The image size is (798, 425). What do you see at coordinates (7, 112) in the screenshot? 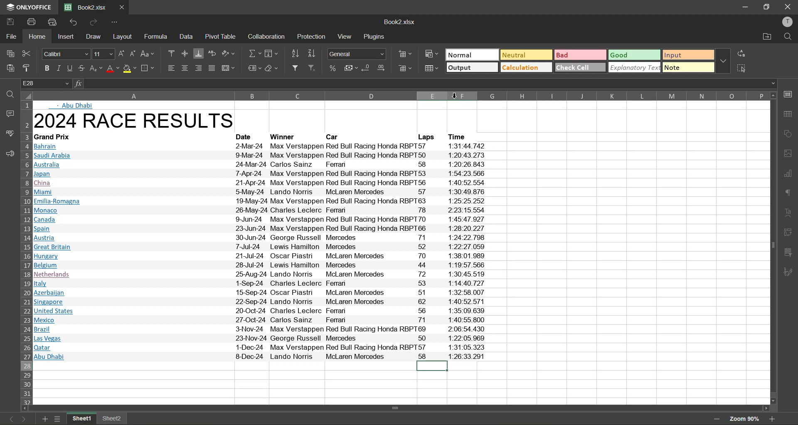
I see `comments` at bounding box center [7, 112].